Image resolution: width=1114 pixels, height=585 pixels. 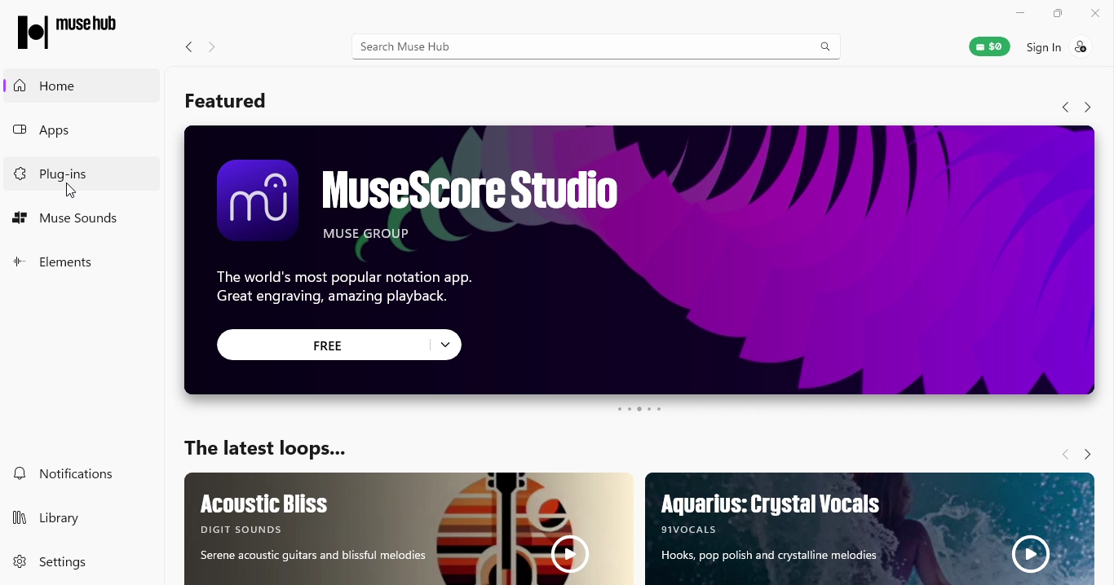 I want to click on Acoustic bliss ad, so click(x=411, y=529).